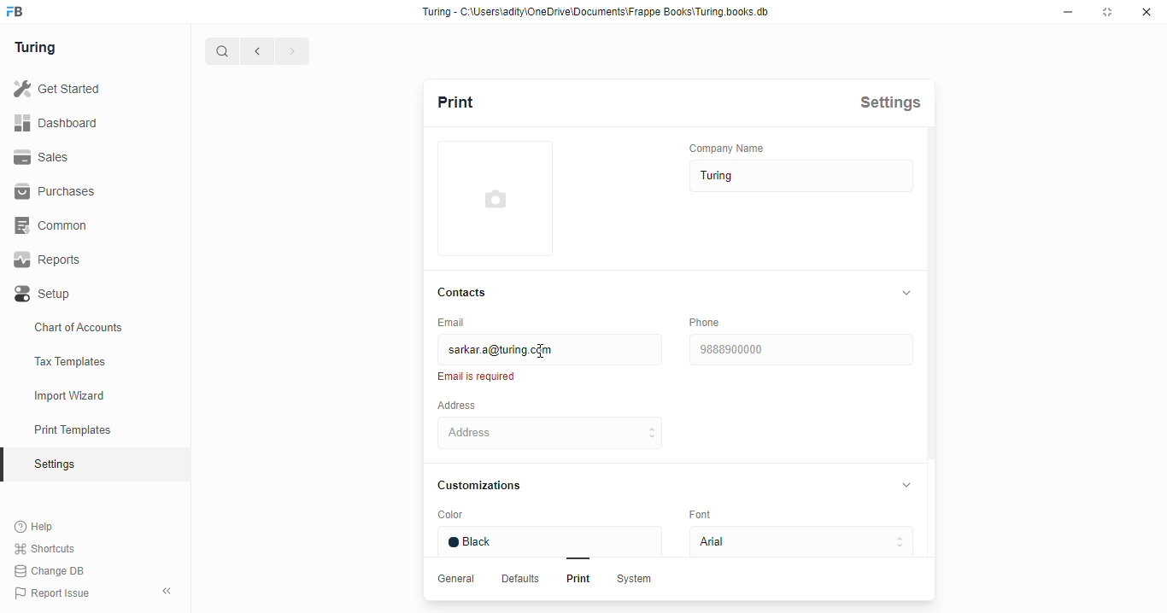  I want to click on ‘Address, so click(468, 405).